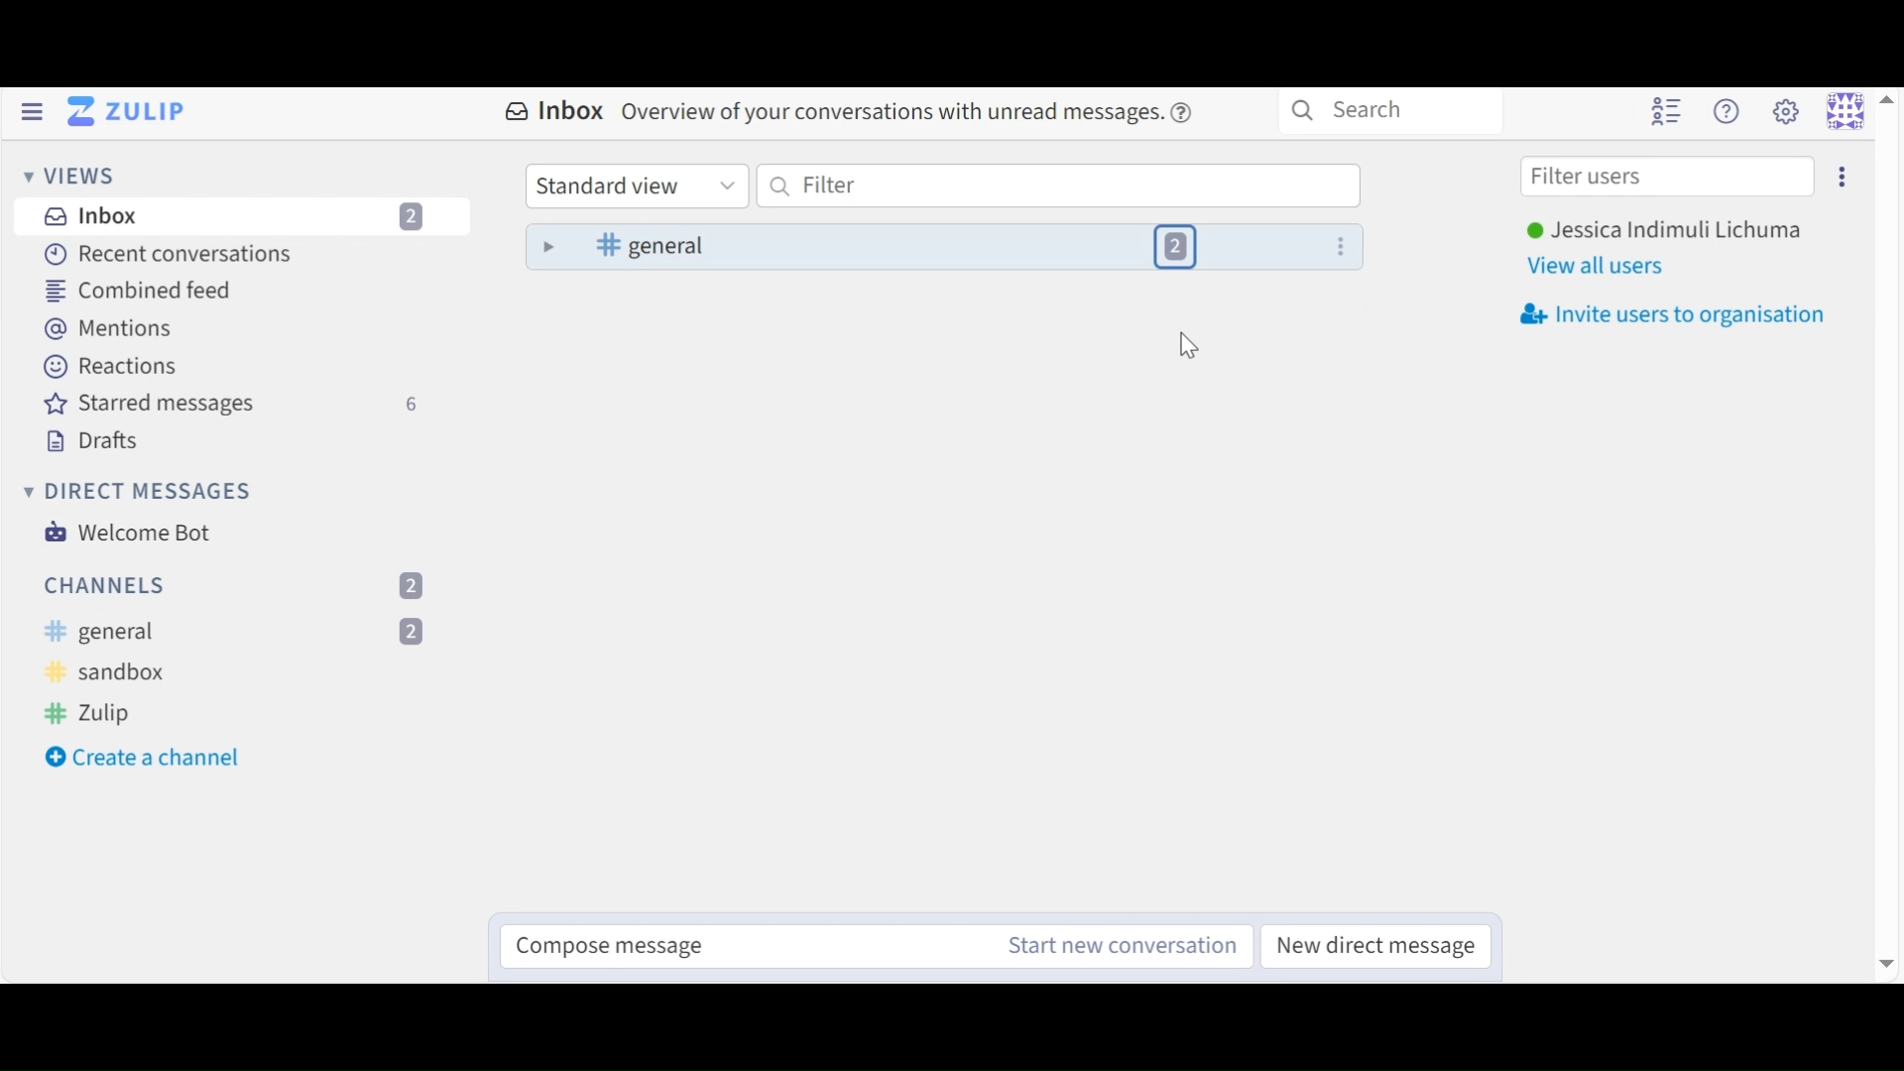 The height and width of the screenshot is (1071, 1904). Describe the element at coordinates (124, 114) in the screenshot. I see `Go to Home View (Inbox)` at that location.